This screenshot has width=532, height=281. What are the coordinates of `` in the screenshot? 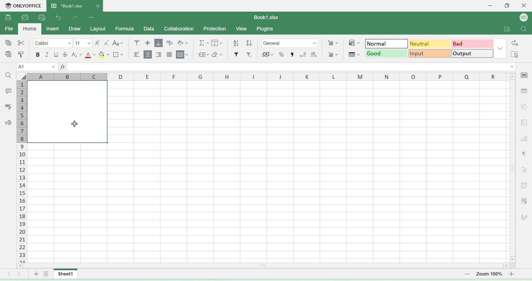 It's located at (31, 29).